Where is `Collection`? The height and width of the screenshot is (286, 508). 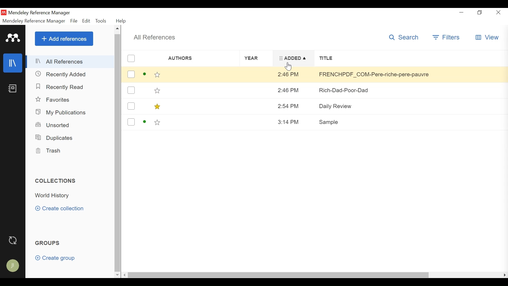 Collection is located at coordinates (54, 196).